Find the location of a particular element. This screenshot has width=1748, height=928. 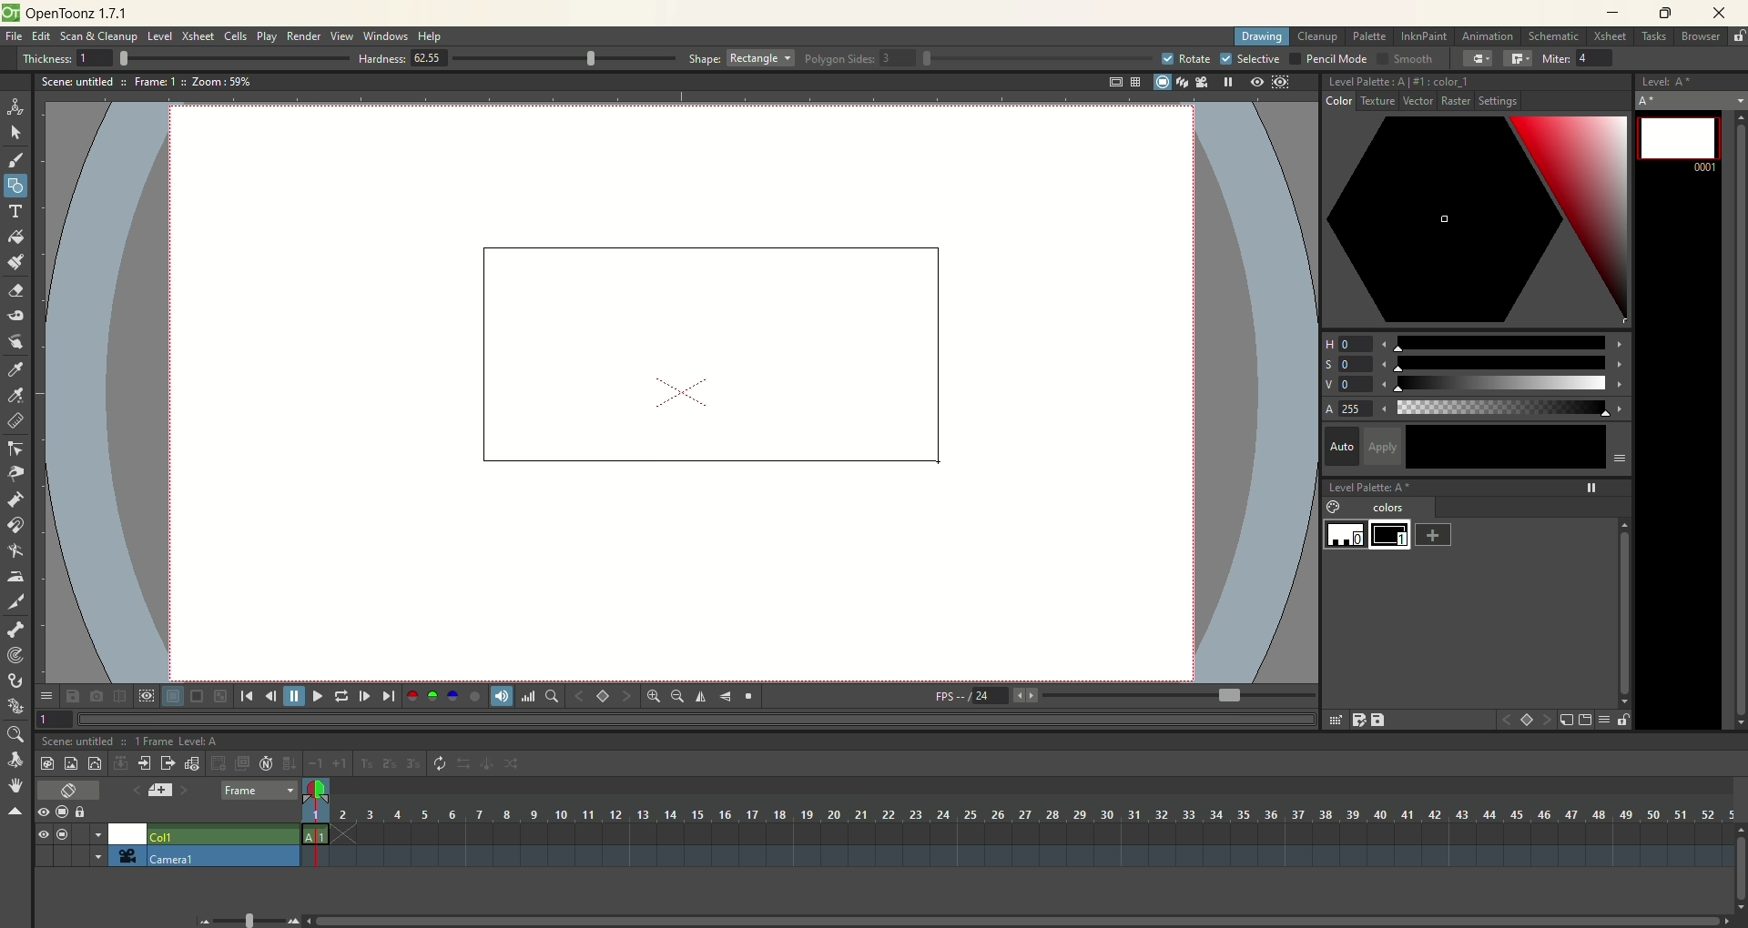

save image is located at coordinates (75, 696).